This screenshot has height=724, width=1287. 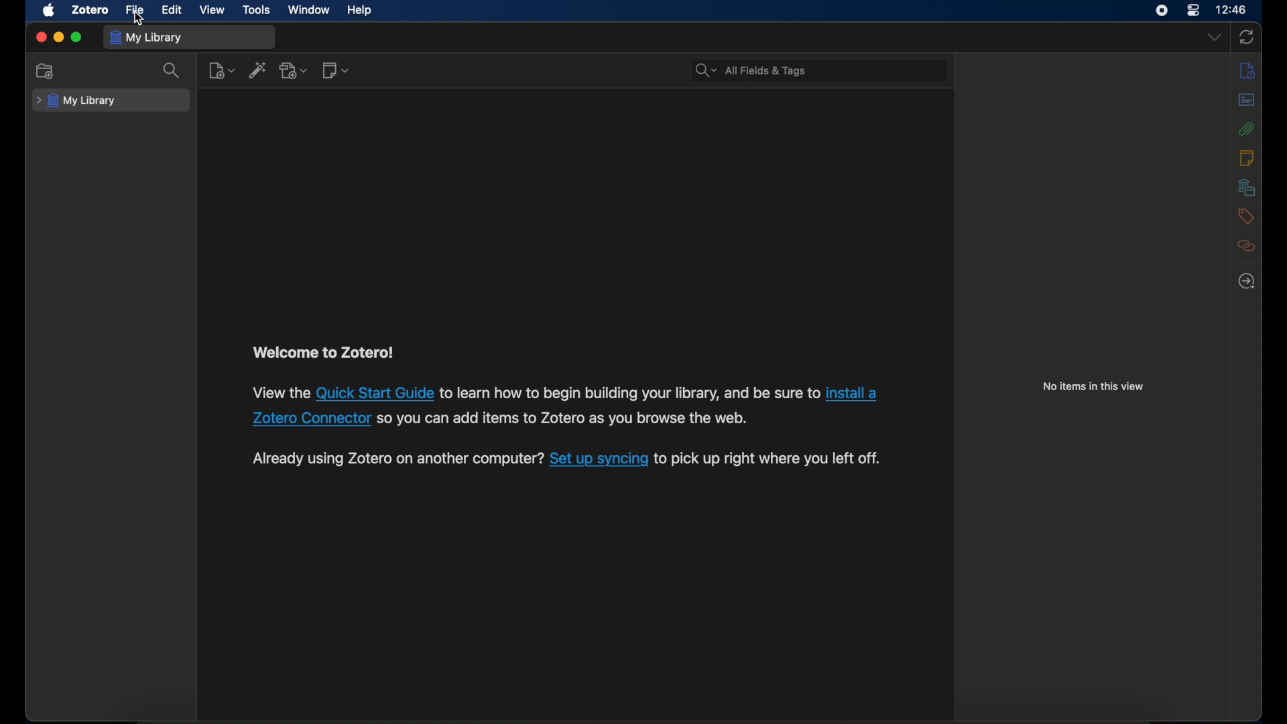 I want to click on libraries and collections, so click(x=1246, y=187).